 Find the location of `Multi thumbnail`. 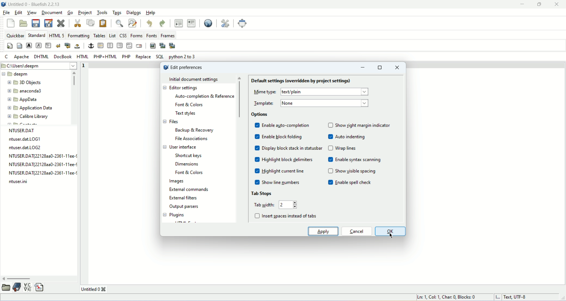

Multi thumbnail is located at coordinates (172, 46).